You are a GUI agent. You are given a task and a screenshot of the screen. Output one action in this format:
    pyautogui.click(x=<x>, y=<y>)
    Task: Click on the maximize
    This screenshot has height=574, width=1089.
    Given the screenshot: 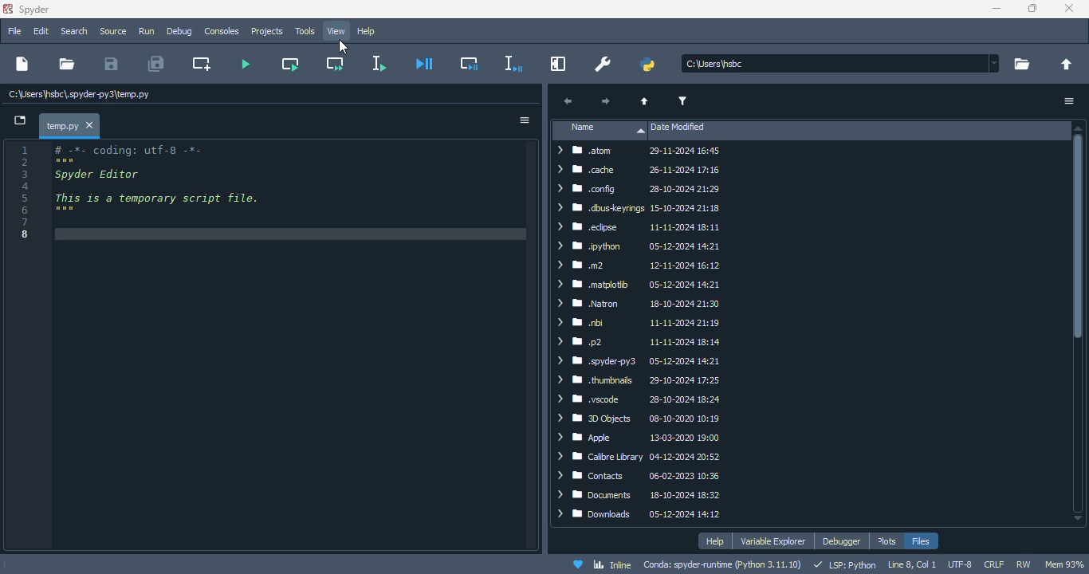 What is the action you would take?
    pyautogui.click(x=1032, y=8)
    